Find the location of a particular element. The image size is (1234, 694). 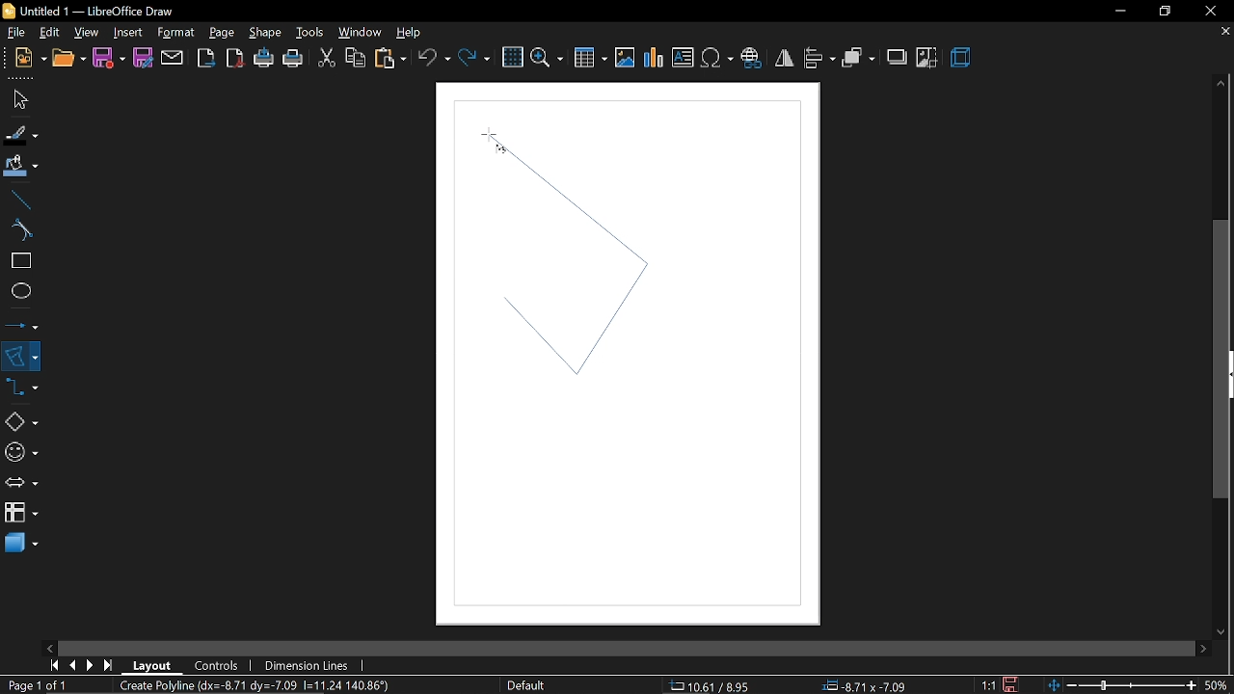

curve is located at coordinates (17, 231).